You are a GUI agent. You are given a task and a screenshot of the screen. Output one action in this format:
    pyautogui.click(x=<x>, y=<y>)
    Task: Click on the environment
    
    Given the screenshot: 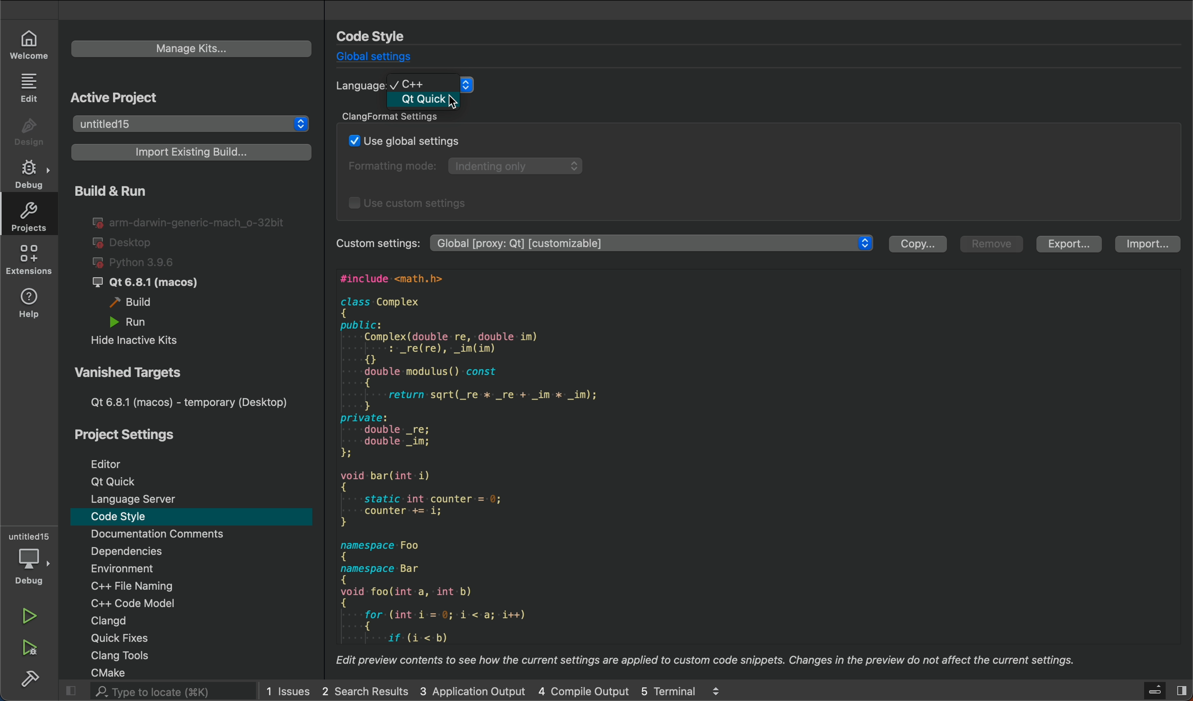 What is the action you would take?
    pyautogui.click(x=144, y=567)
    